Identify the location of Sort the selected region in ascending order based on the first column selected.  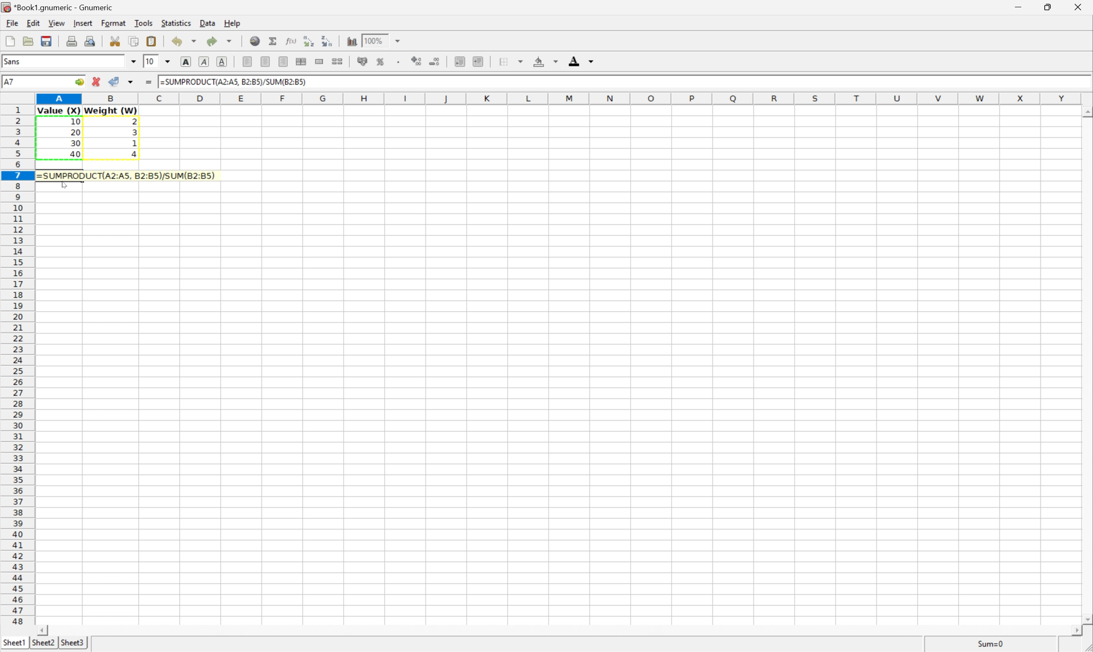
(308, 40).